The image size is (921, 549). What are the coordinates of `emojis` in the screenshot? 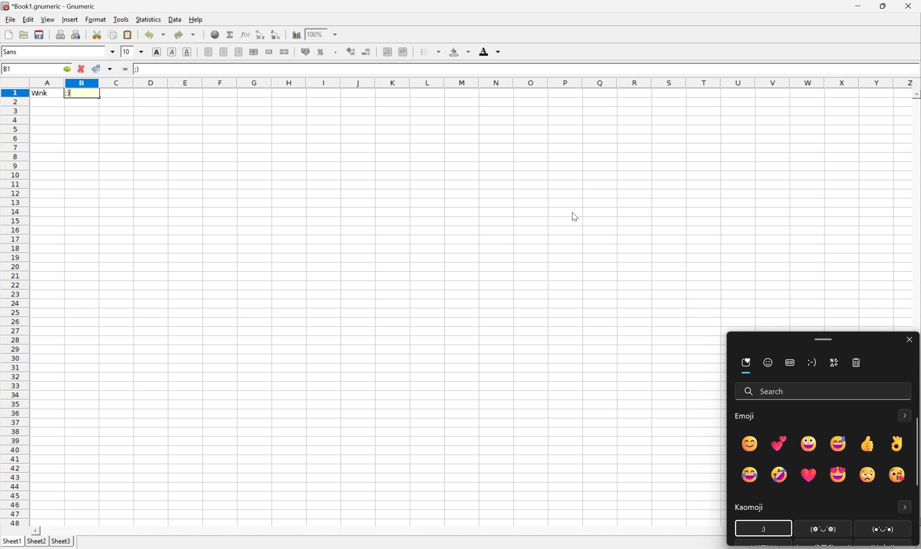 It's located at (819, 457).